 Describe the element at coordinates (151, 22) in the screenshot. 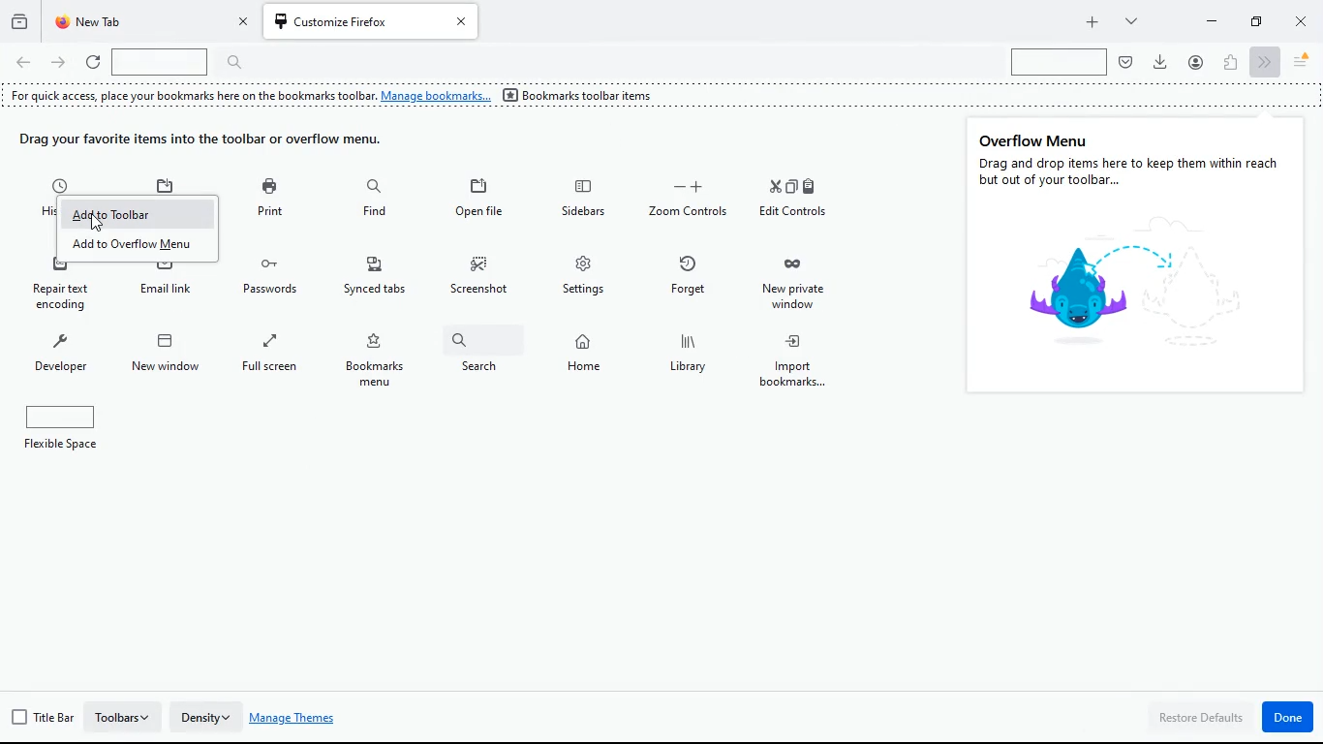

I see `tab` at that location.